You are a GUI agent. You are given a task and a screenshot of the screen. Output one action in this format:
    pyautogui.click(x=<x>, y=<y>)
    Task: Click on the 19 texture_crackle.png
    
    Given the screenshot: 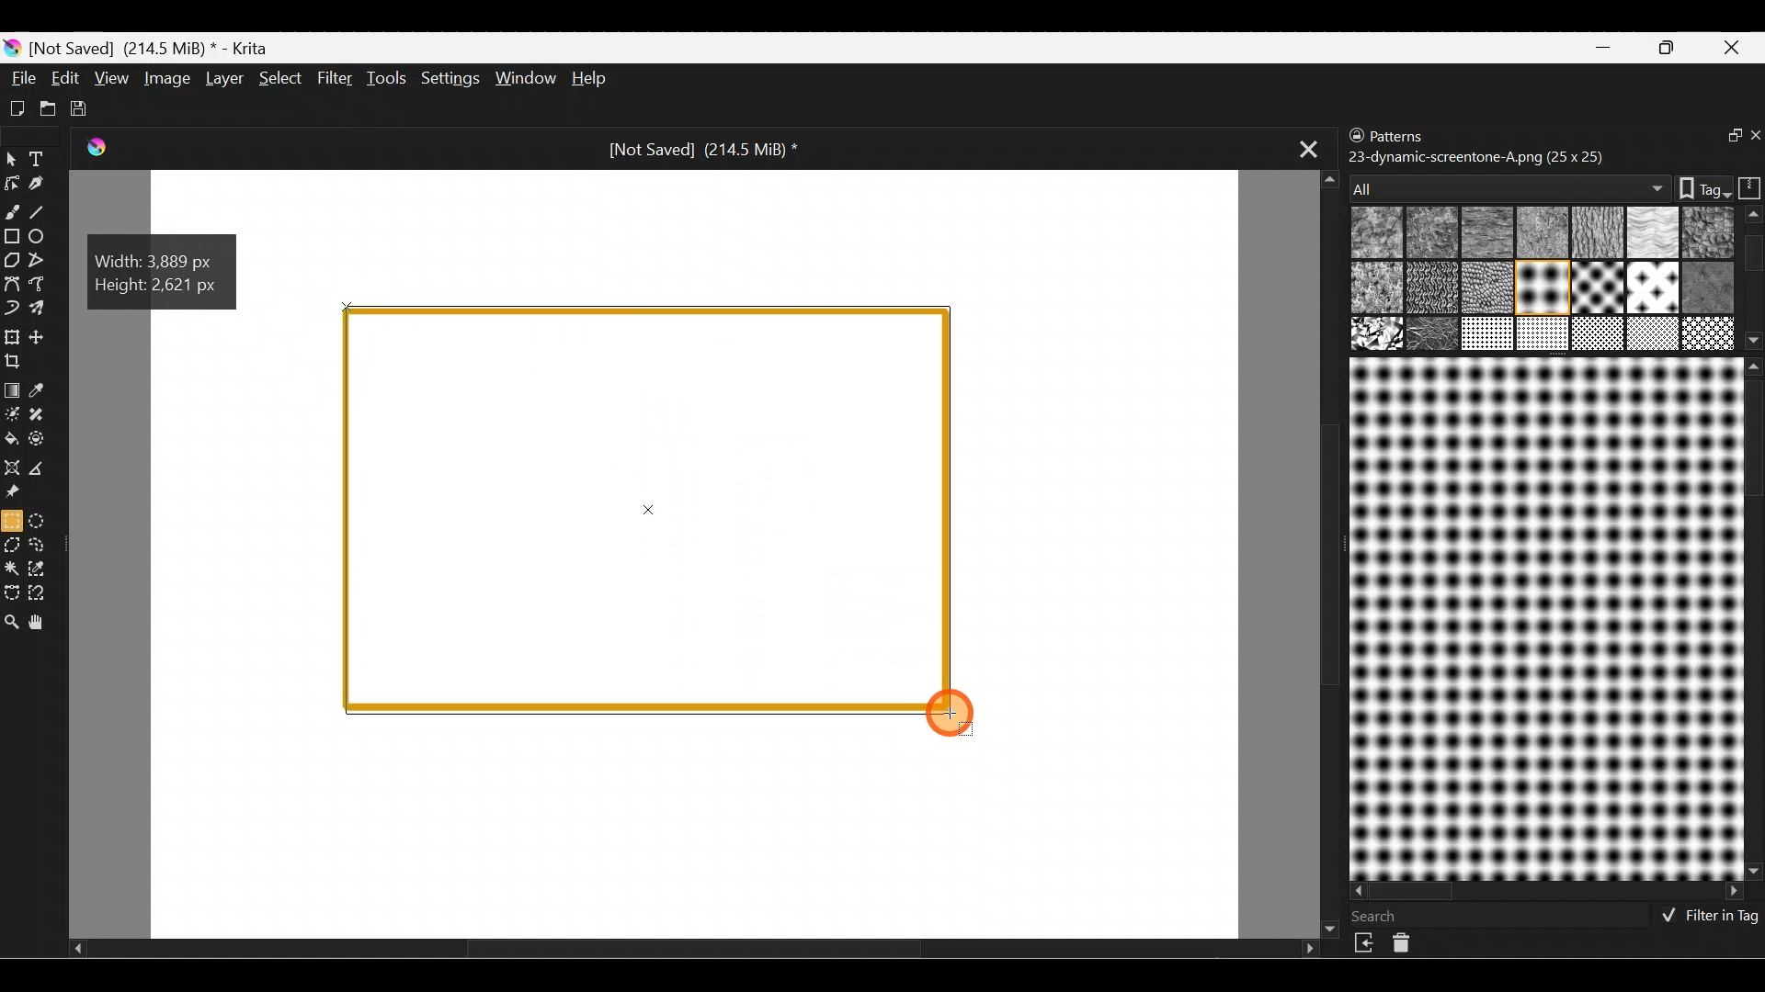 What is the action you would take?
    pyautogui.click(x=1654, y=334)
    